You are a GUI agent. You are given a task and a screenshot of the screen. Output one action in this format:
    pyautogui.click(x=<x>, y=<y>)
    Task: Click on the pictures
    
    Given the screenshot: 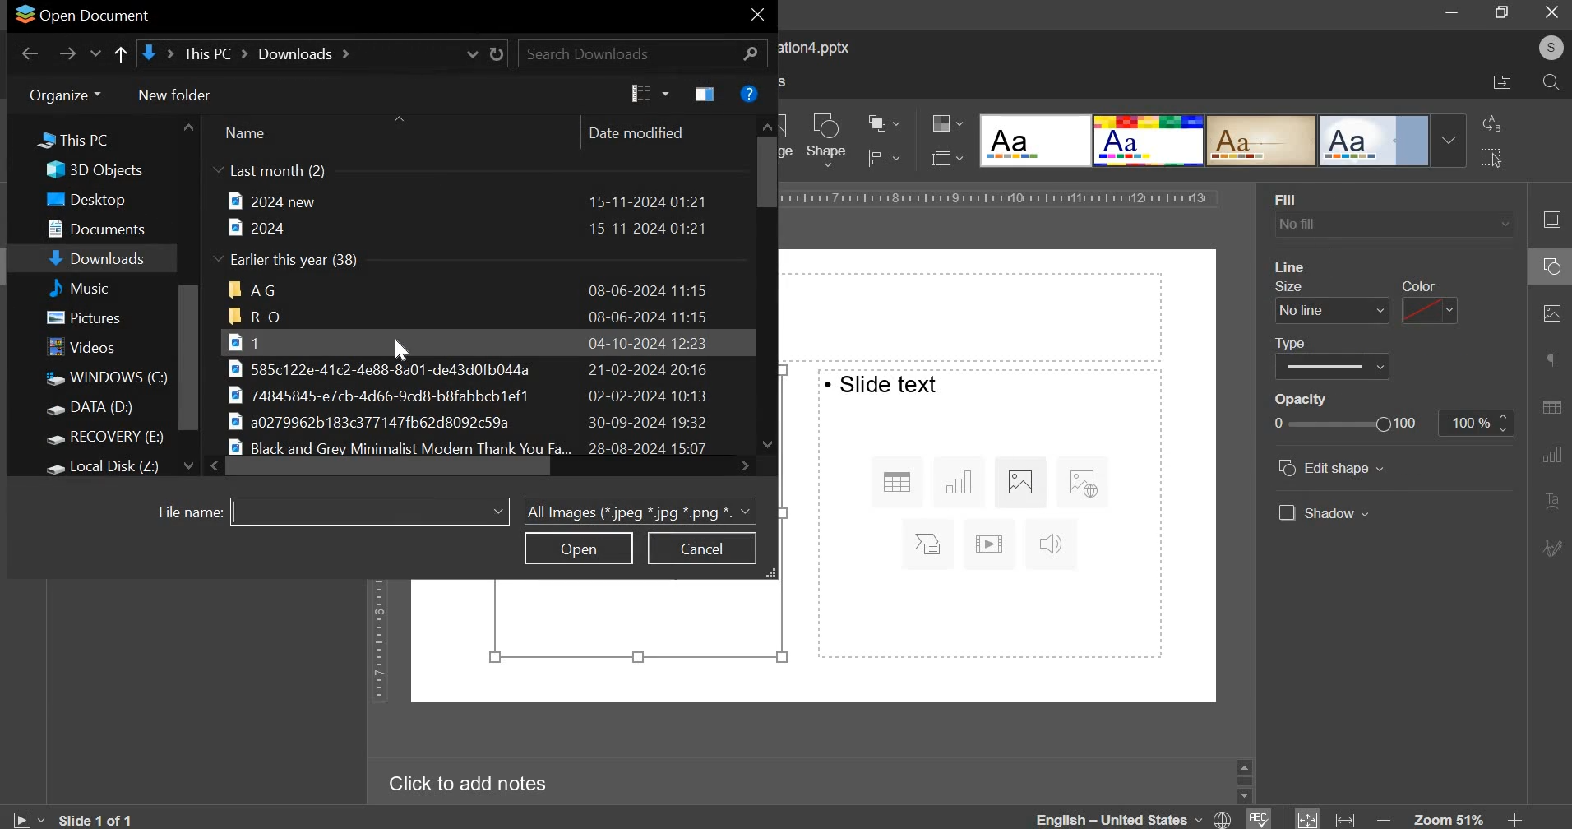 What is the action you would take?
    pyautogui.click(x=92, y=320)
    